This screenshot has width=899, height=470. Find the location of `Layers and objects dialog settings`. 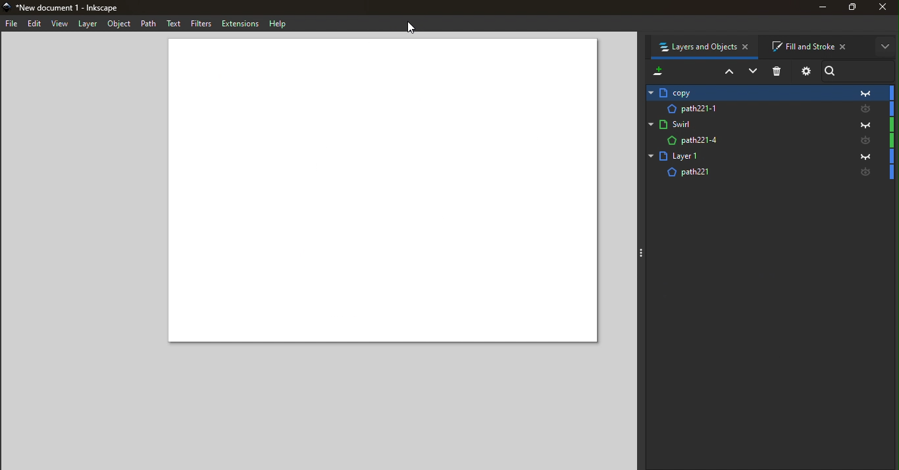

Layers and objects dialog settings is located at coordinates (806, 72).